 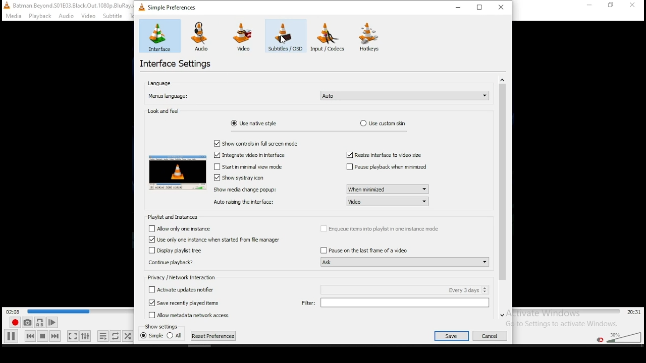 I want to click on look and feel, so click(x=165, y=111).